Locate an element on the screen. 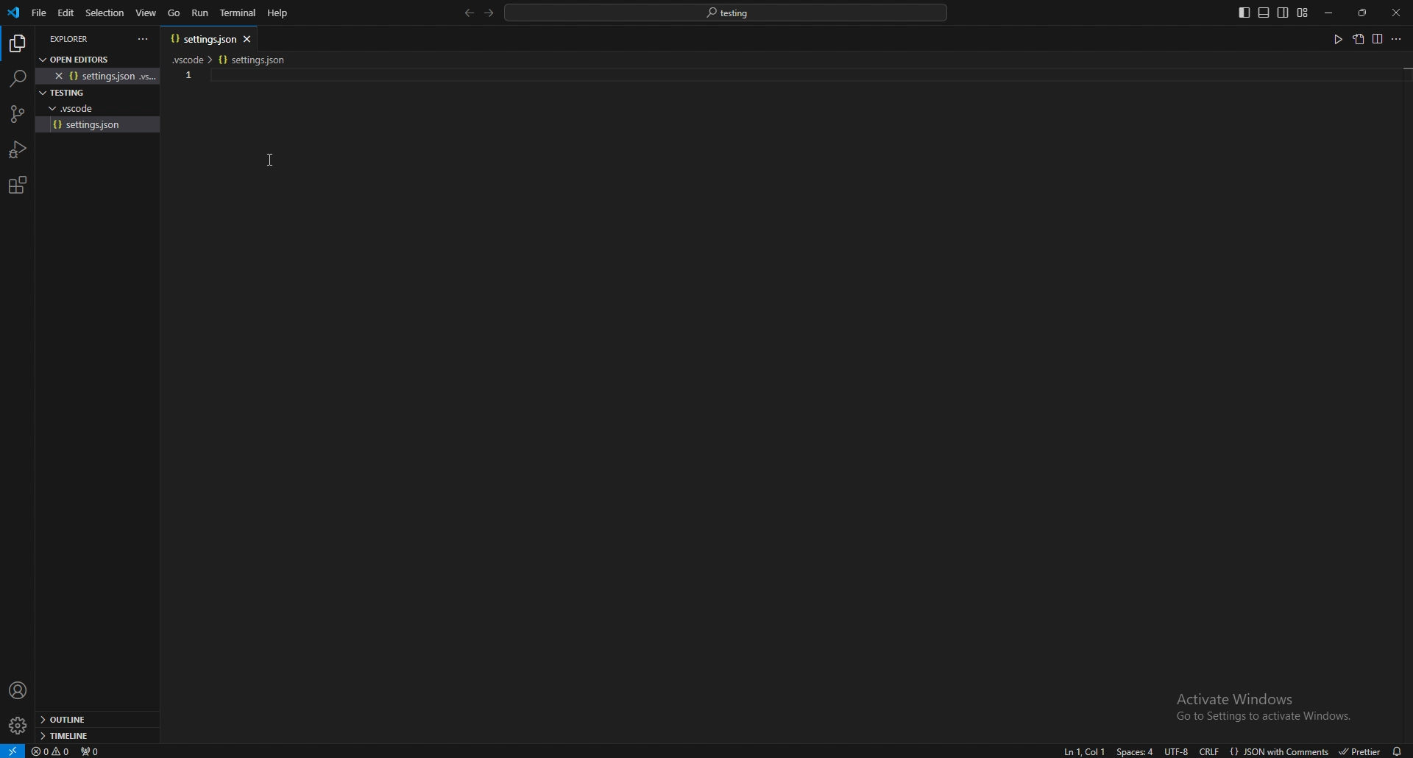 The height and width of the screenshot is (758, 1413). timeline is located at coordinates (93, 736).